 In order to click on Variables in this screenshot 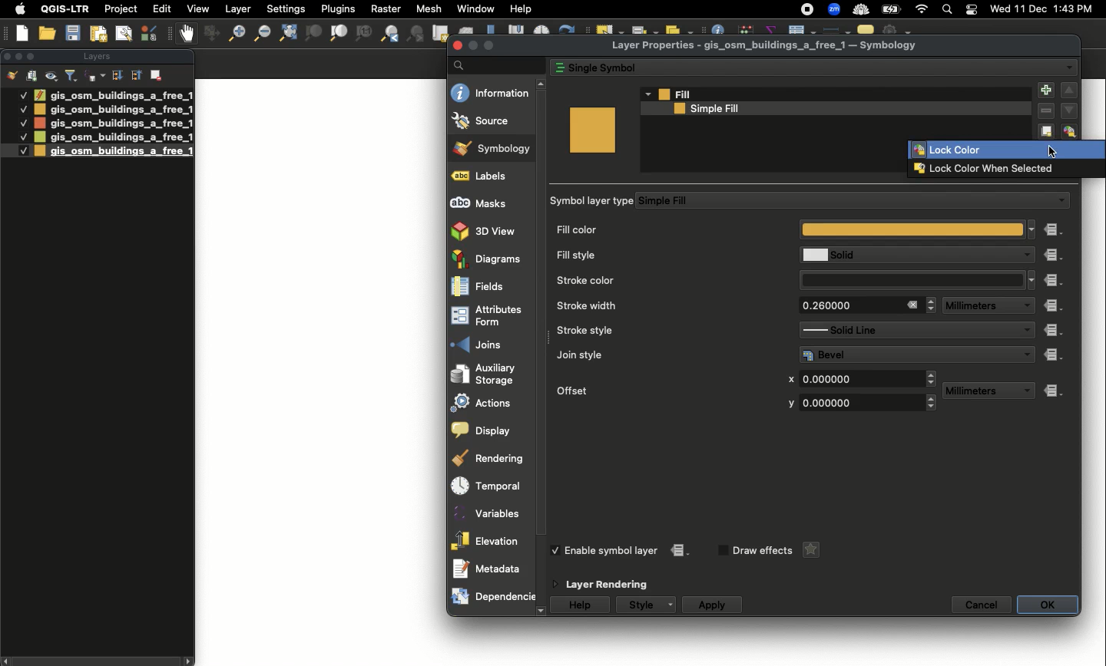, I will do `click(489, 513)`.